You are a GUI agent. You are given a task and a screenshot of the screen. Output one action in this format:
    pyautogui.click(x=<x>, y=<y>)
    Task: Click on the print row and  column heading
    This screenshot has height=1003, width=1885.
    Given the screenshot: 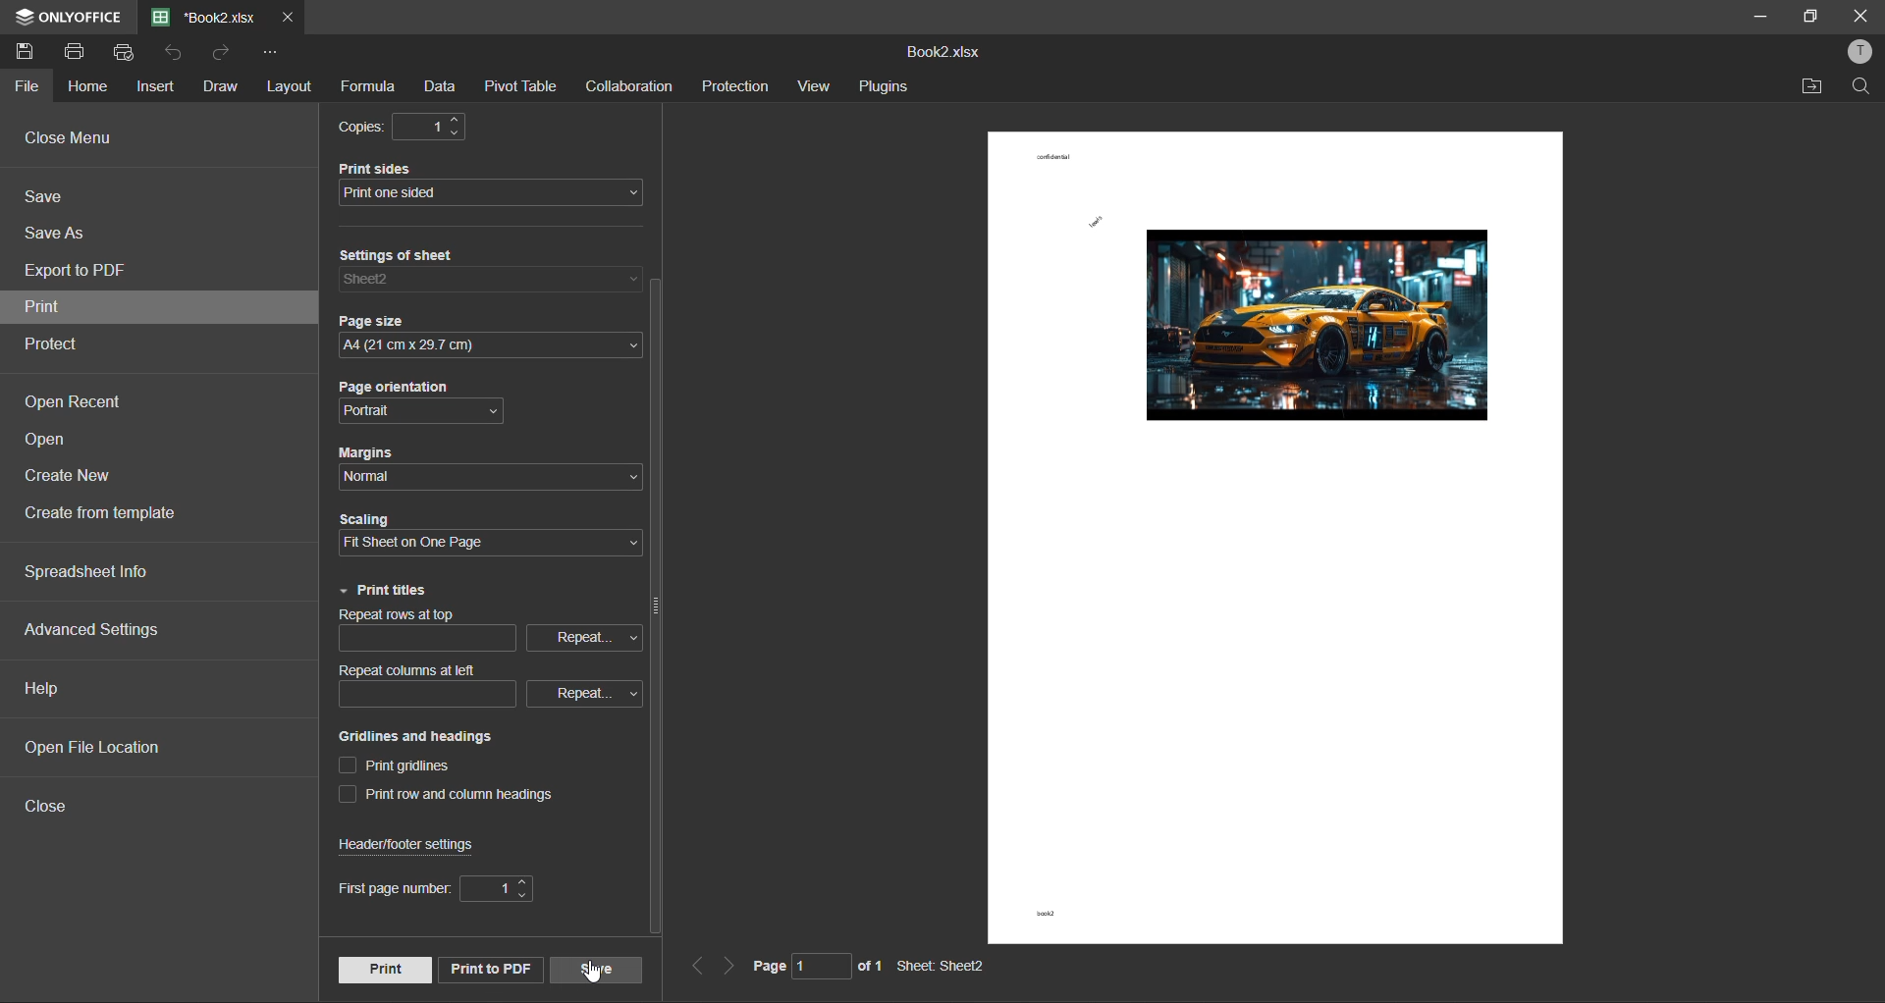 What is the action you would take?
    pyautogui.click(x=449, y=794)
    